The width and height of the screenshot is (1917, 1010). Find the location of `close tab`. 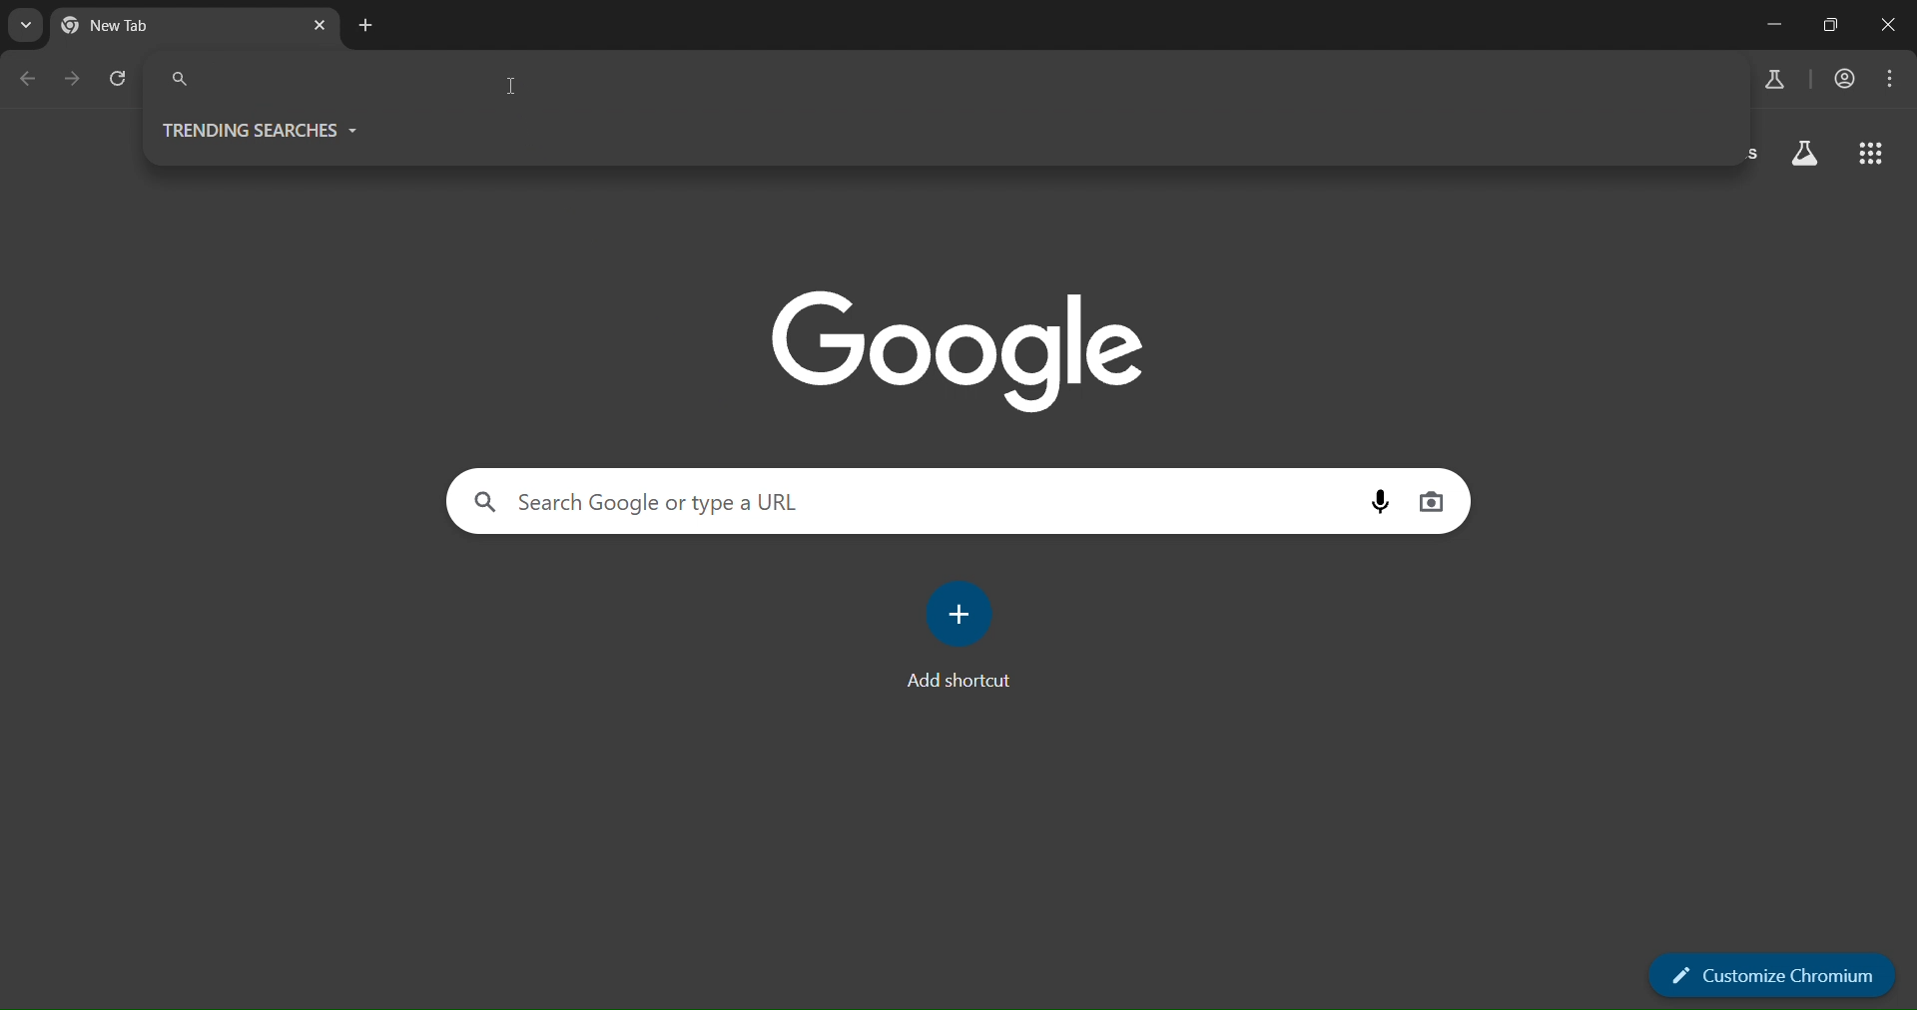

close tab is located at coordinates (319, 26).